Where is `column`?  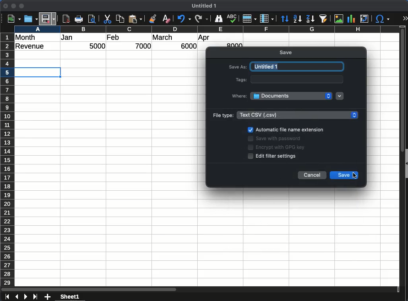
column is located at coordinates (267, 18).